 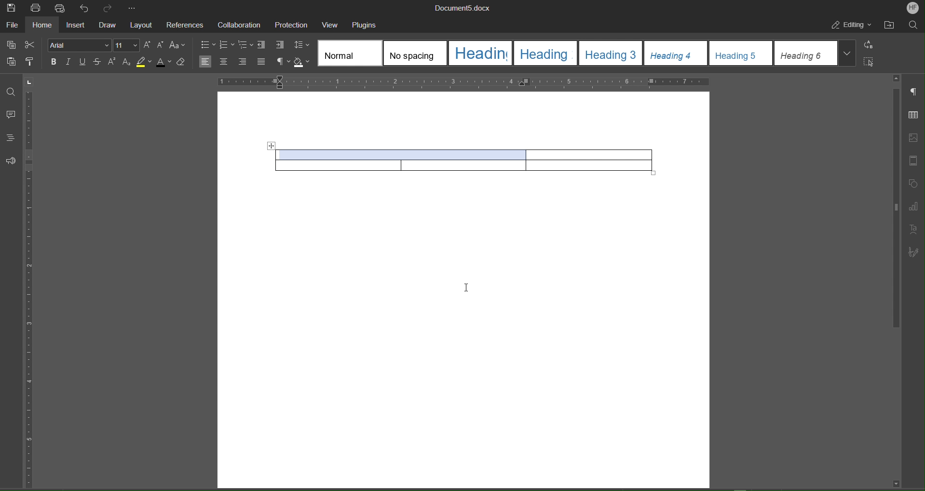 What do you see at coordinates (29, 82) in the screenshot?
I see `page orientation` at bounding box center [29, 82].